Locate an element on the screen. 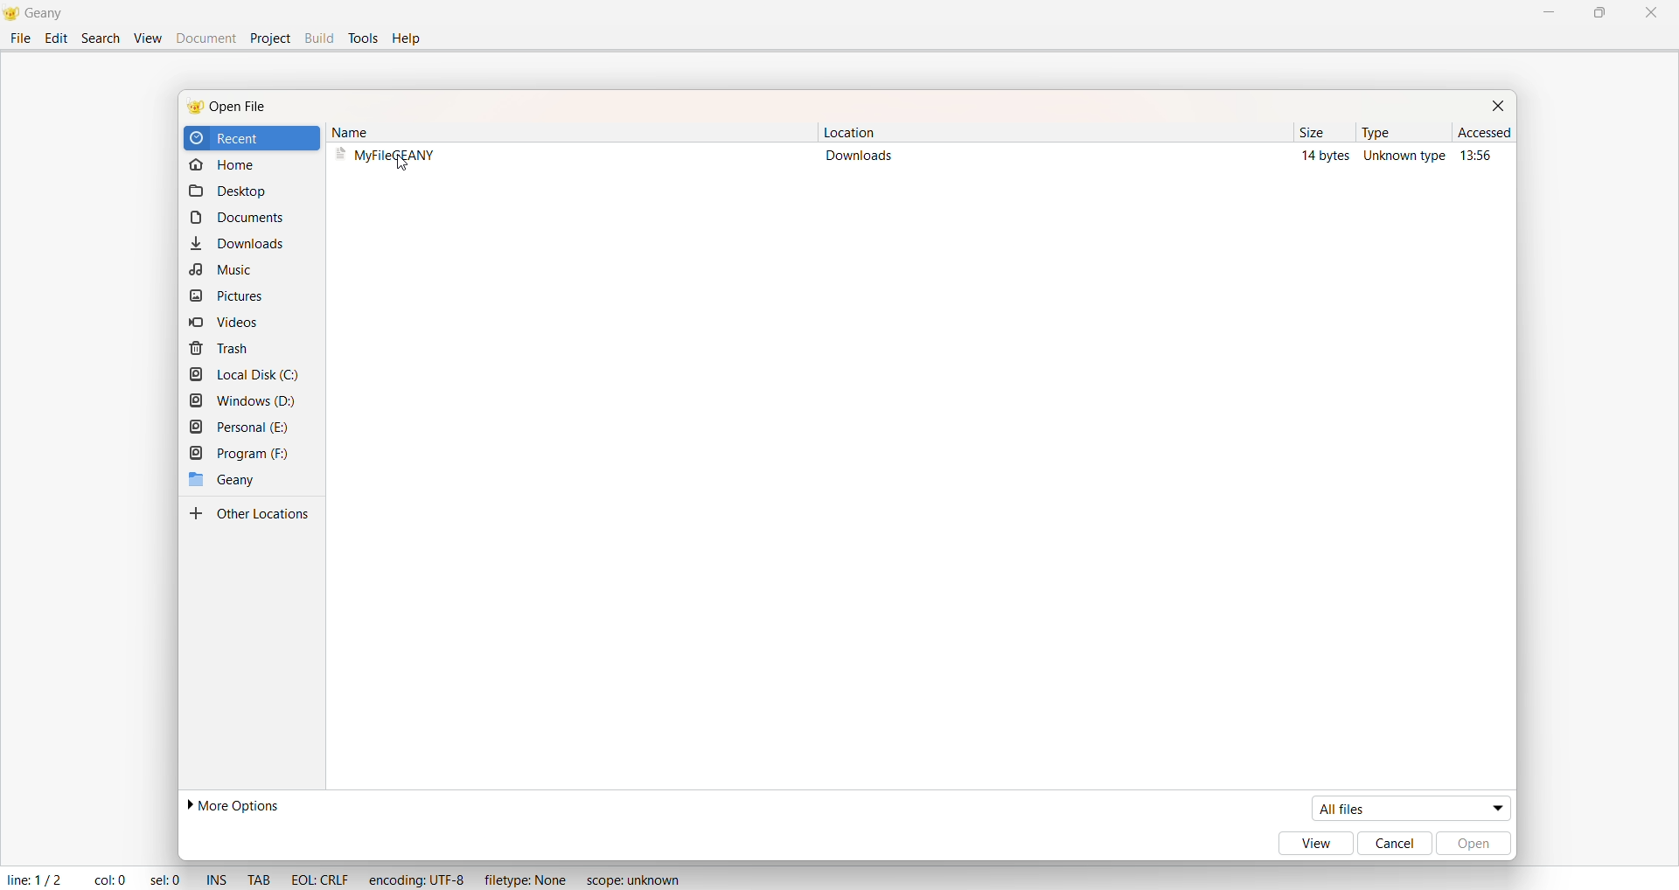  home is located at coordinates (229, 167).